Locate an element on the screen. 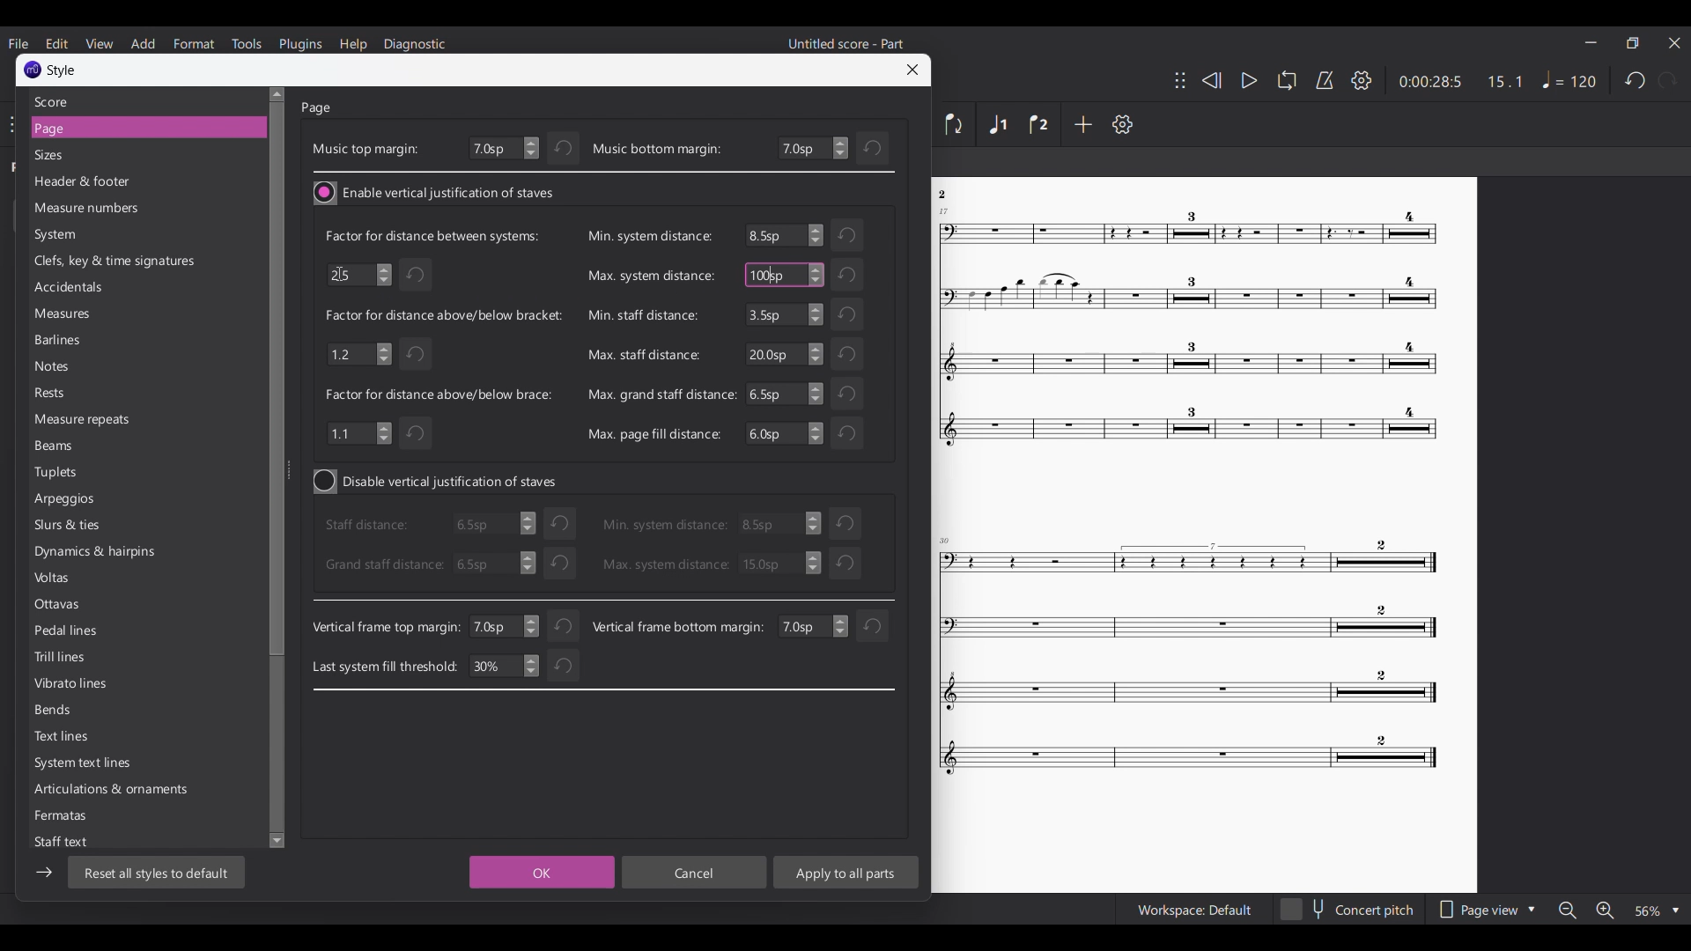 Image resolution: width=1691 pixels, height=951 pixels. Rewind is located at coordinates (1212, 80).